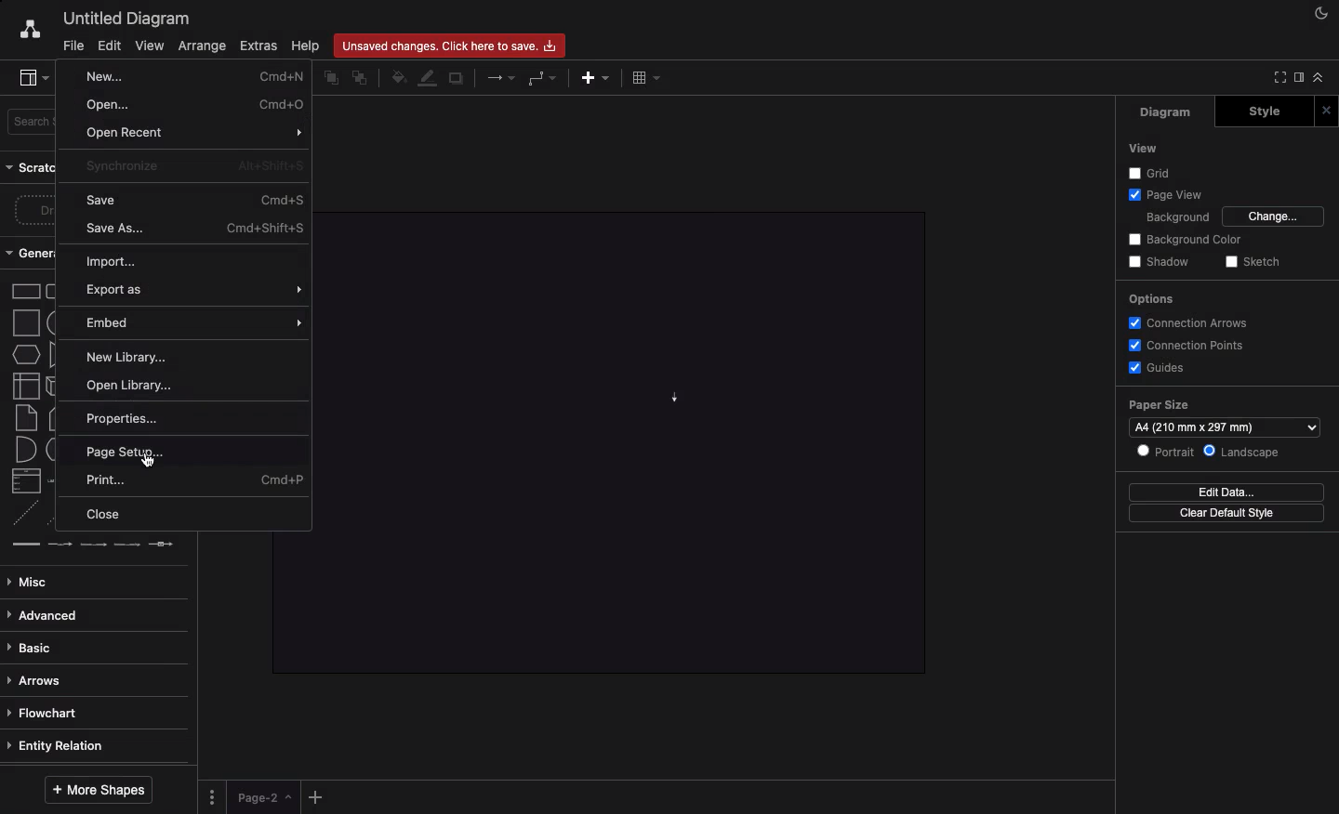 The width and height of the screenshot is (1339, 814). I want to click on Edit, so click(110, 45).